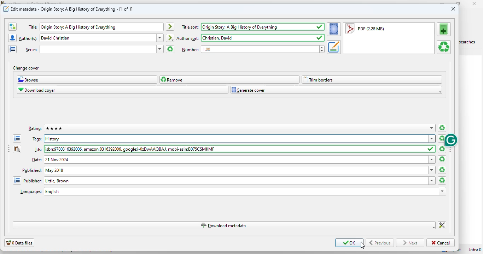 This screenshot has width=483, height=254. I want to click on PDF (2.28 MB), so click(365, 29).